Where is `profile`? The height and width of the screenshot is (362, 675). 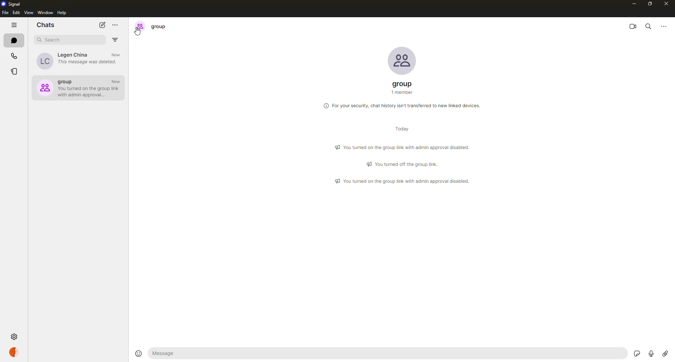
profile is located at coordinates (15, 352).